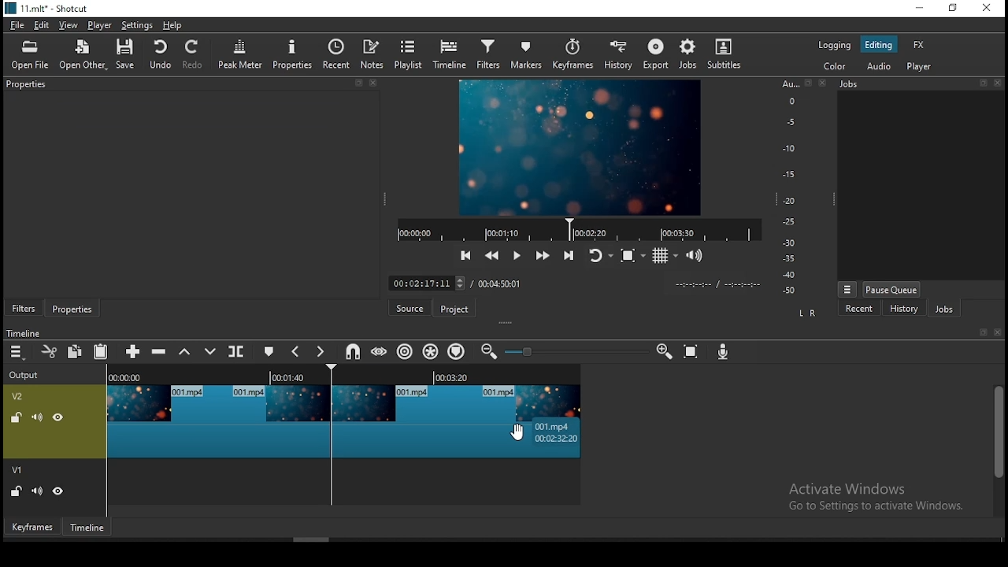  I want to click on toggle grid display on the player, so click(667, 255).